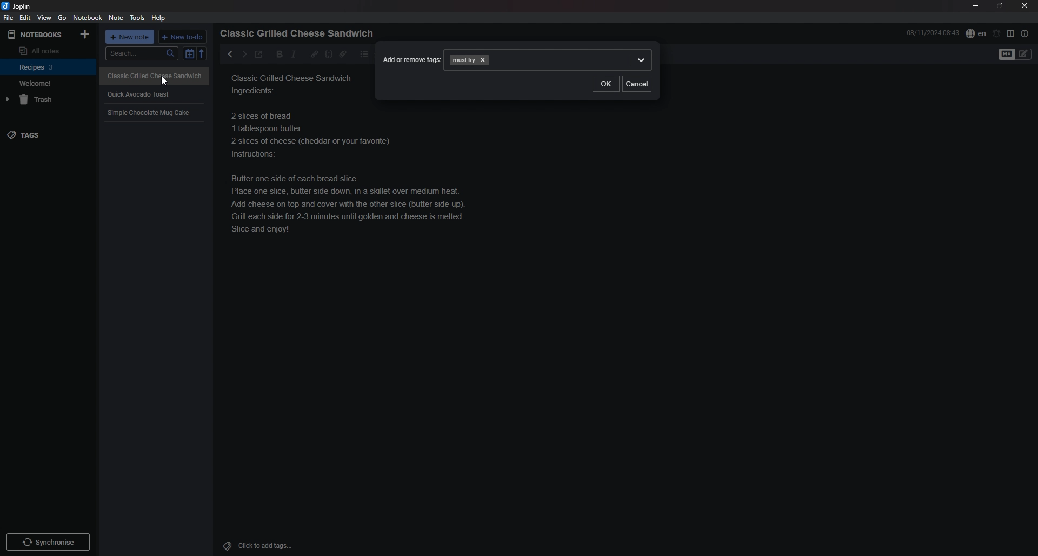 The height and width of the screenshot is (556, 1038). I want to click on heading, so click(300, 33).